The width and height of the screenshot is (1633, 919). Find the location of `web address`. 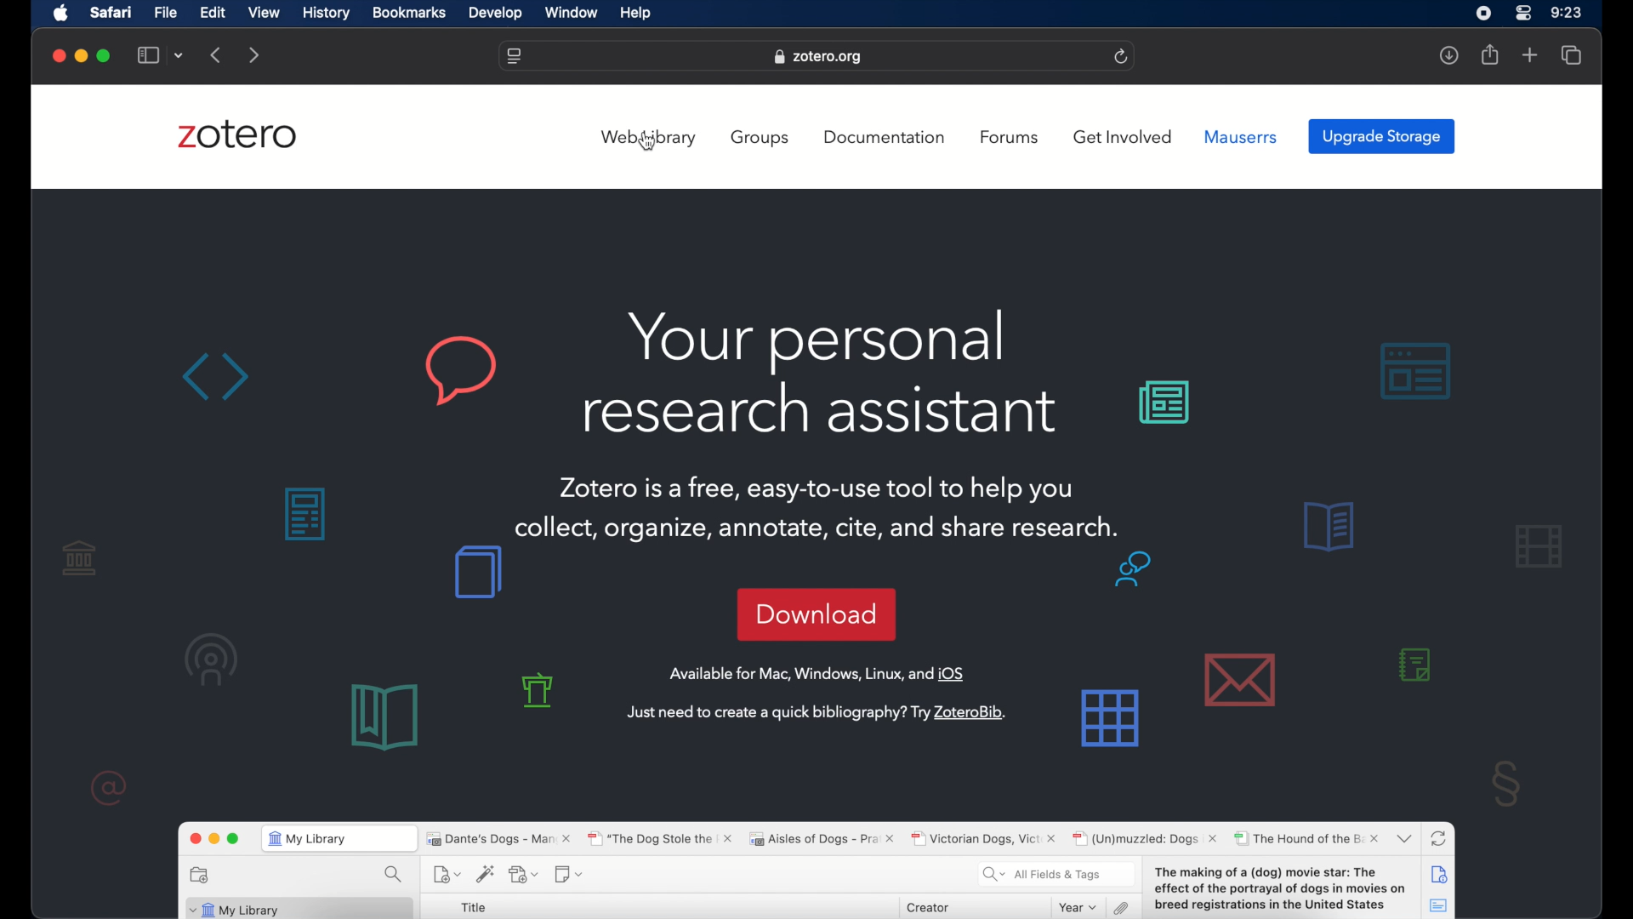

web address is located at coordinates (515, 57).